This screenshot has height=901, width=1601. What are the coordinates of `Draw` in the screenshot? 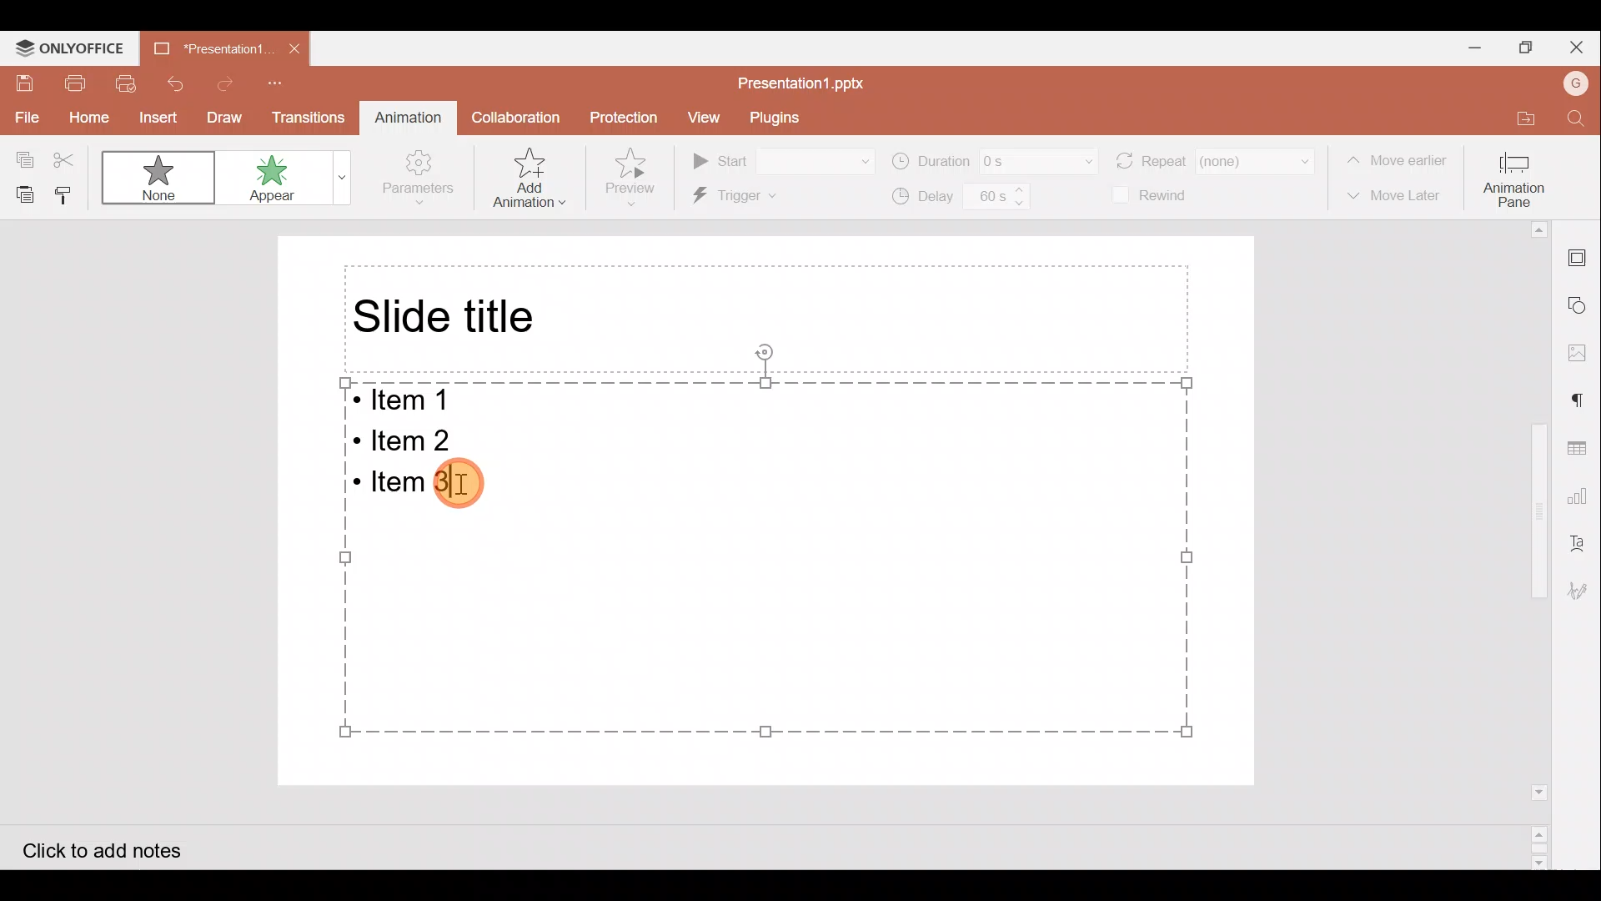 It's located at (221, 118).